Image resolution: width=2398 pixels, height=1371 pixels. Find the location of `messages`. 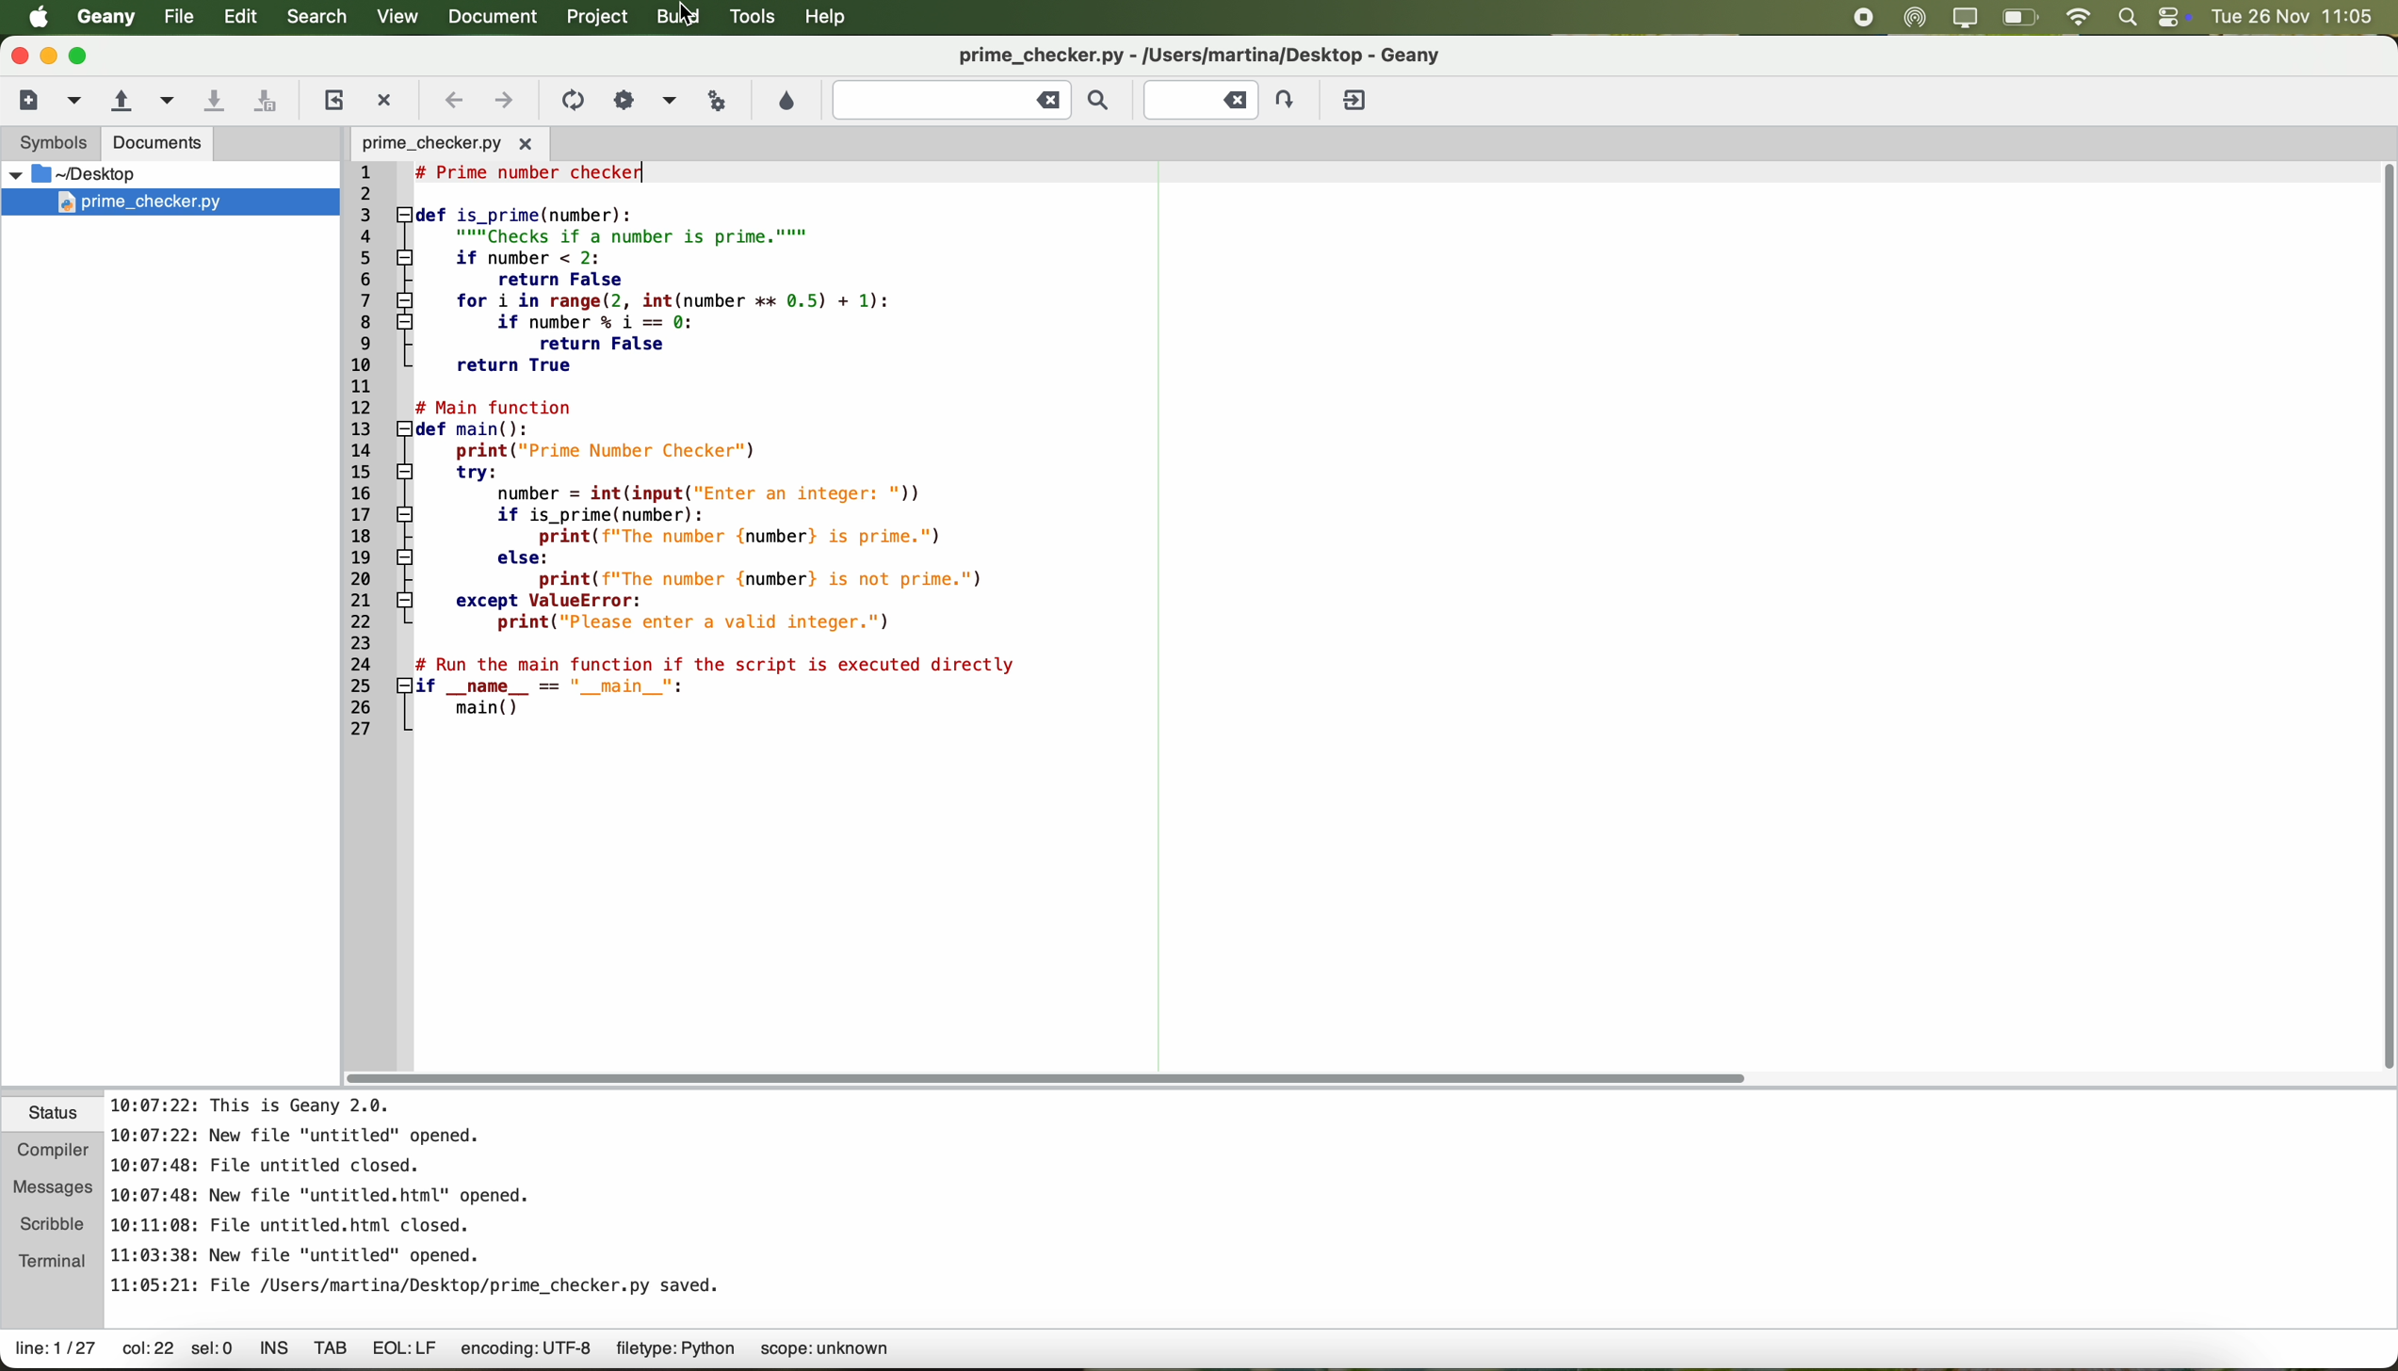

messages is located at coordinates (54, 1182).